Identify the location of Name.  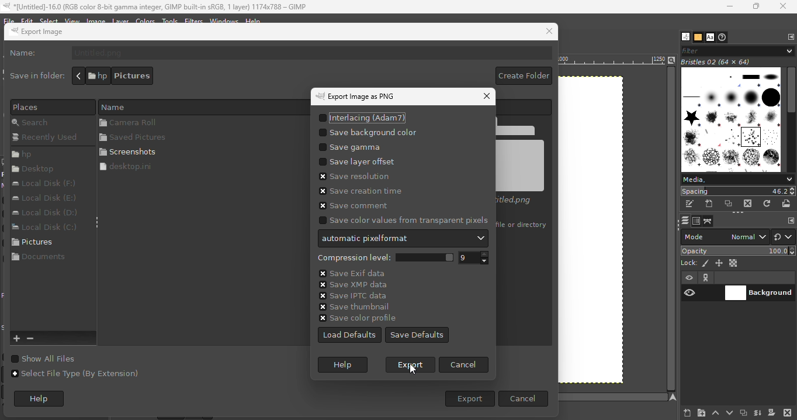
(197, 106).